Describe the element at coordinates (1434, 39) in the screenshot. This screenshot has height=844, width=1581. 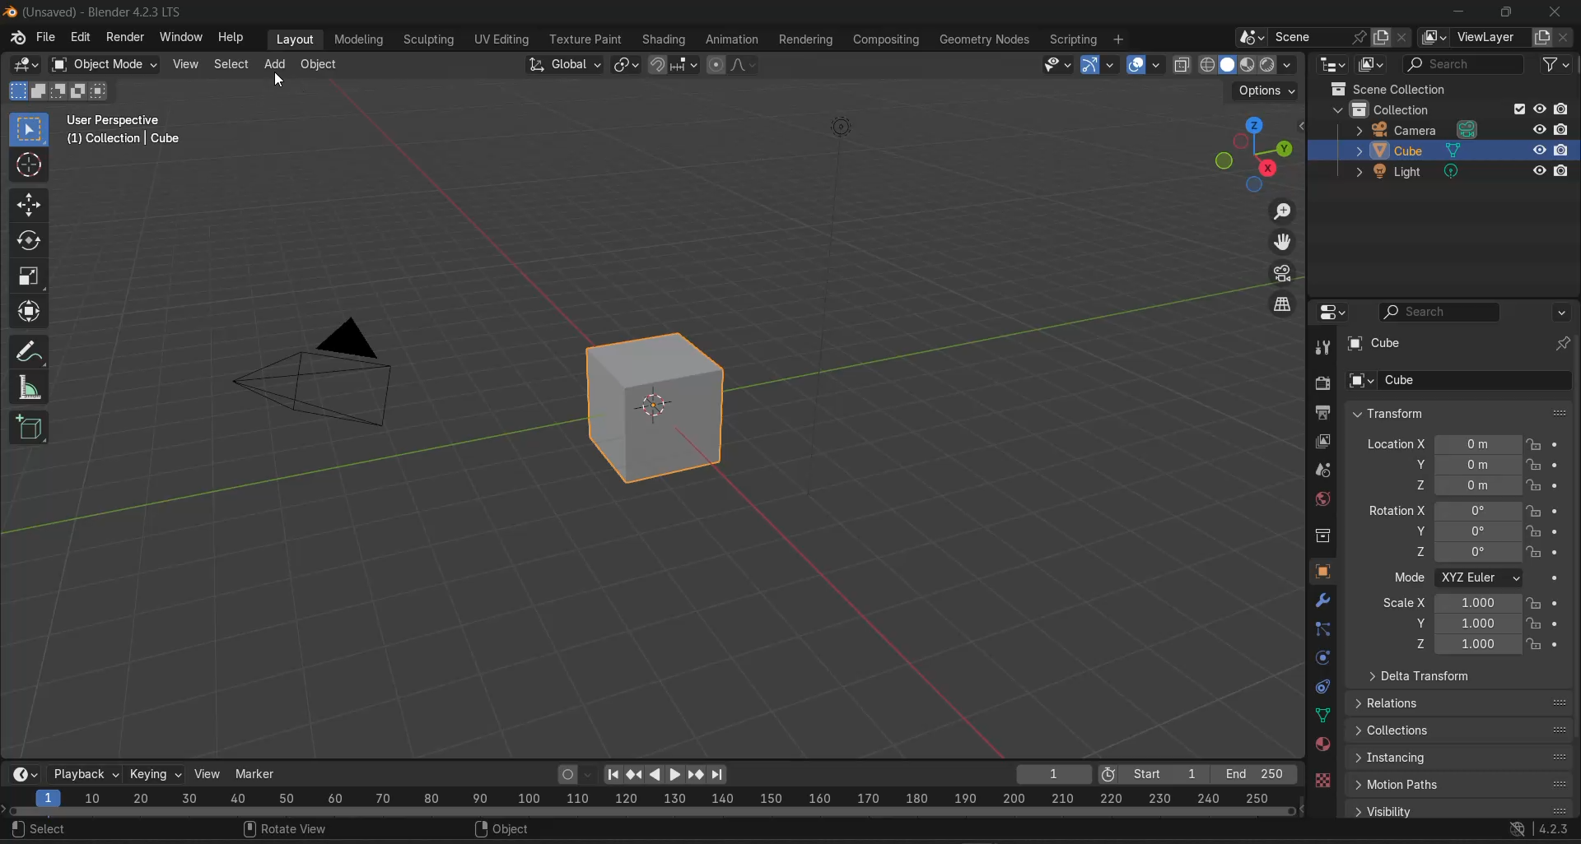
I see `active workspace` at that location.